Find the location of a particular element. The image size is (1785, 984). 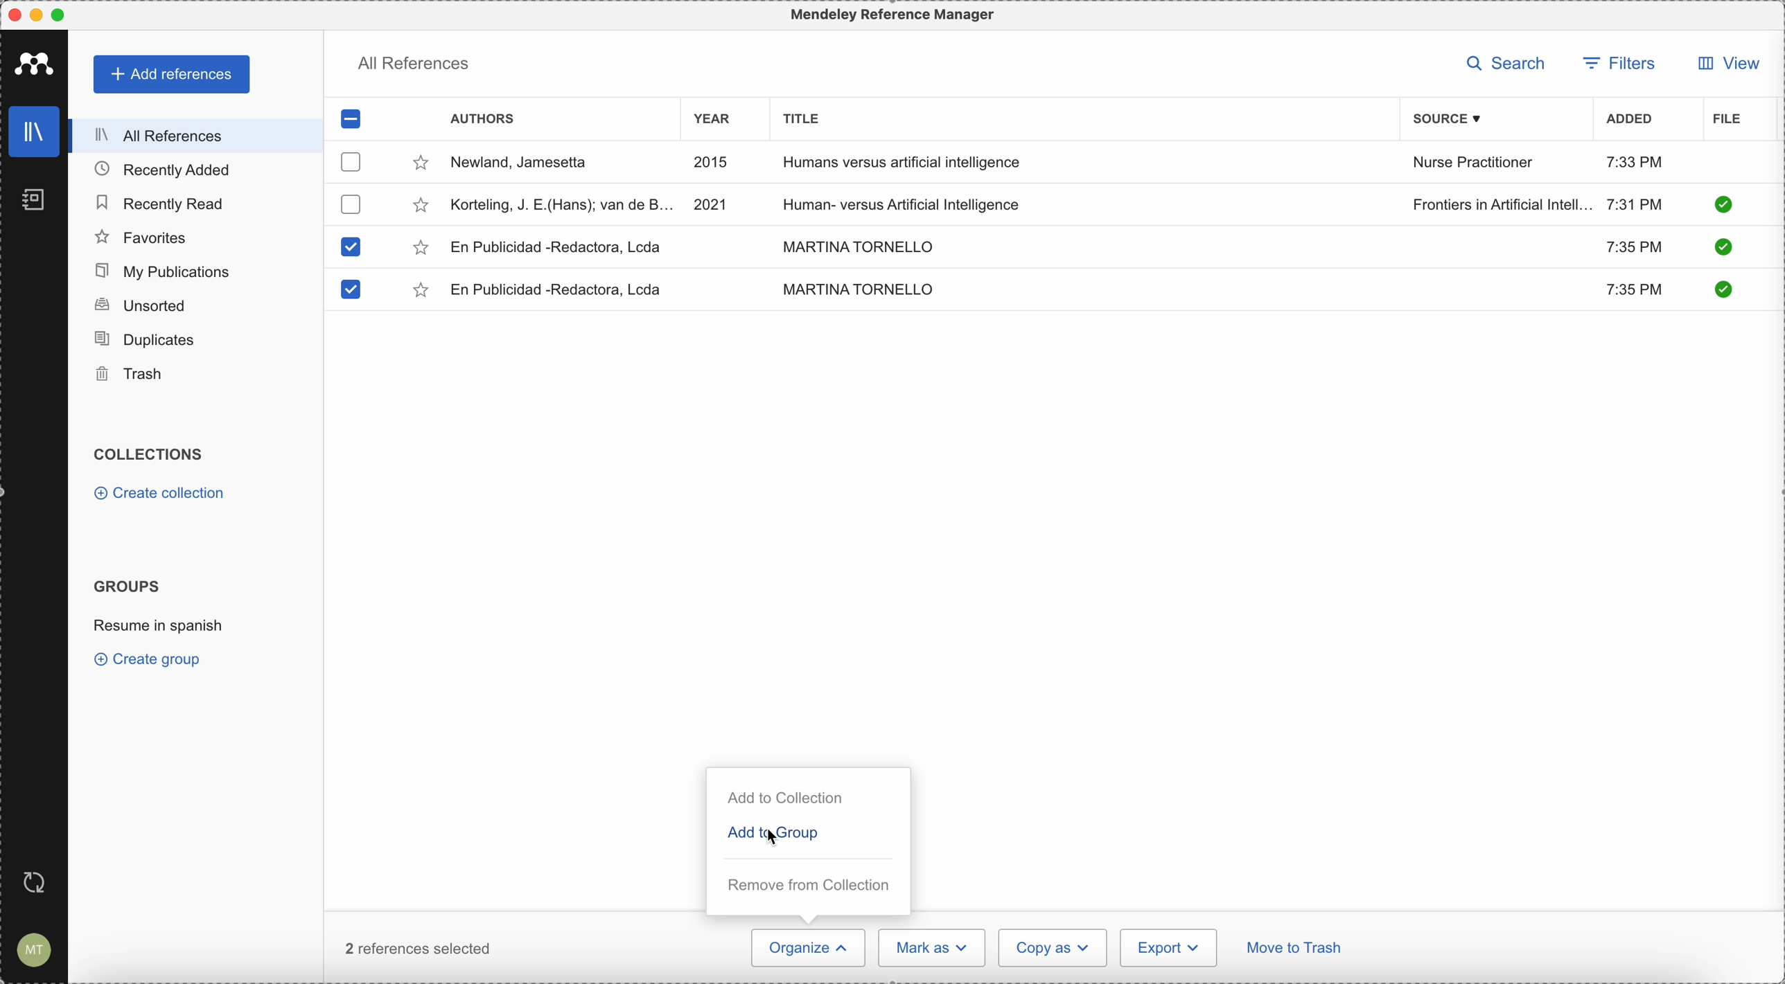

groups is located at coordinates (126, 584).